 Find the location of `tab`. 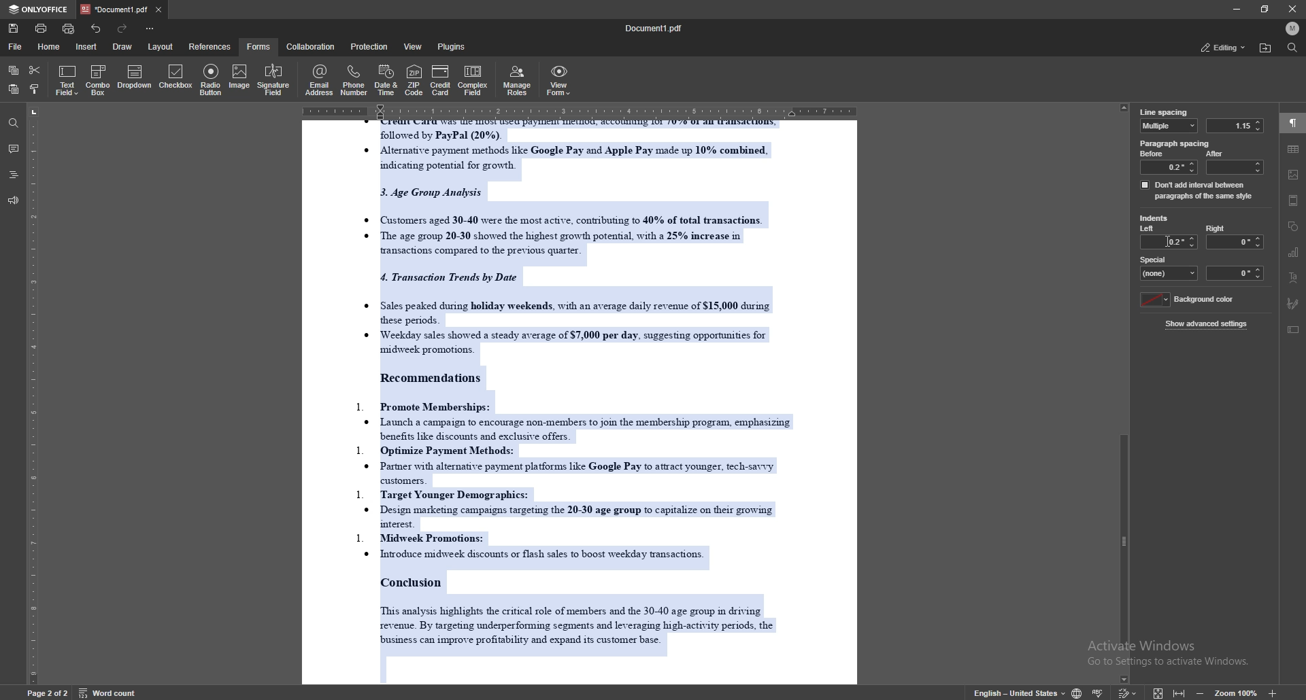

tab is located at coordinates (115, 9).